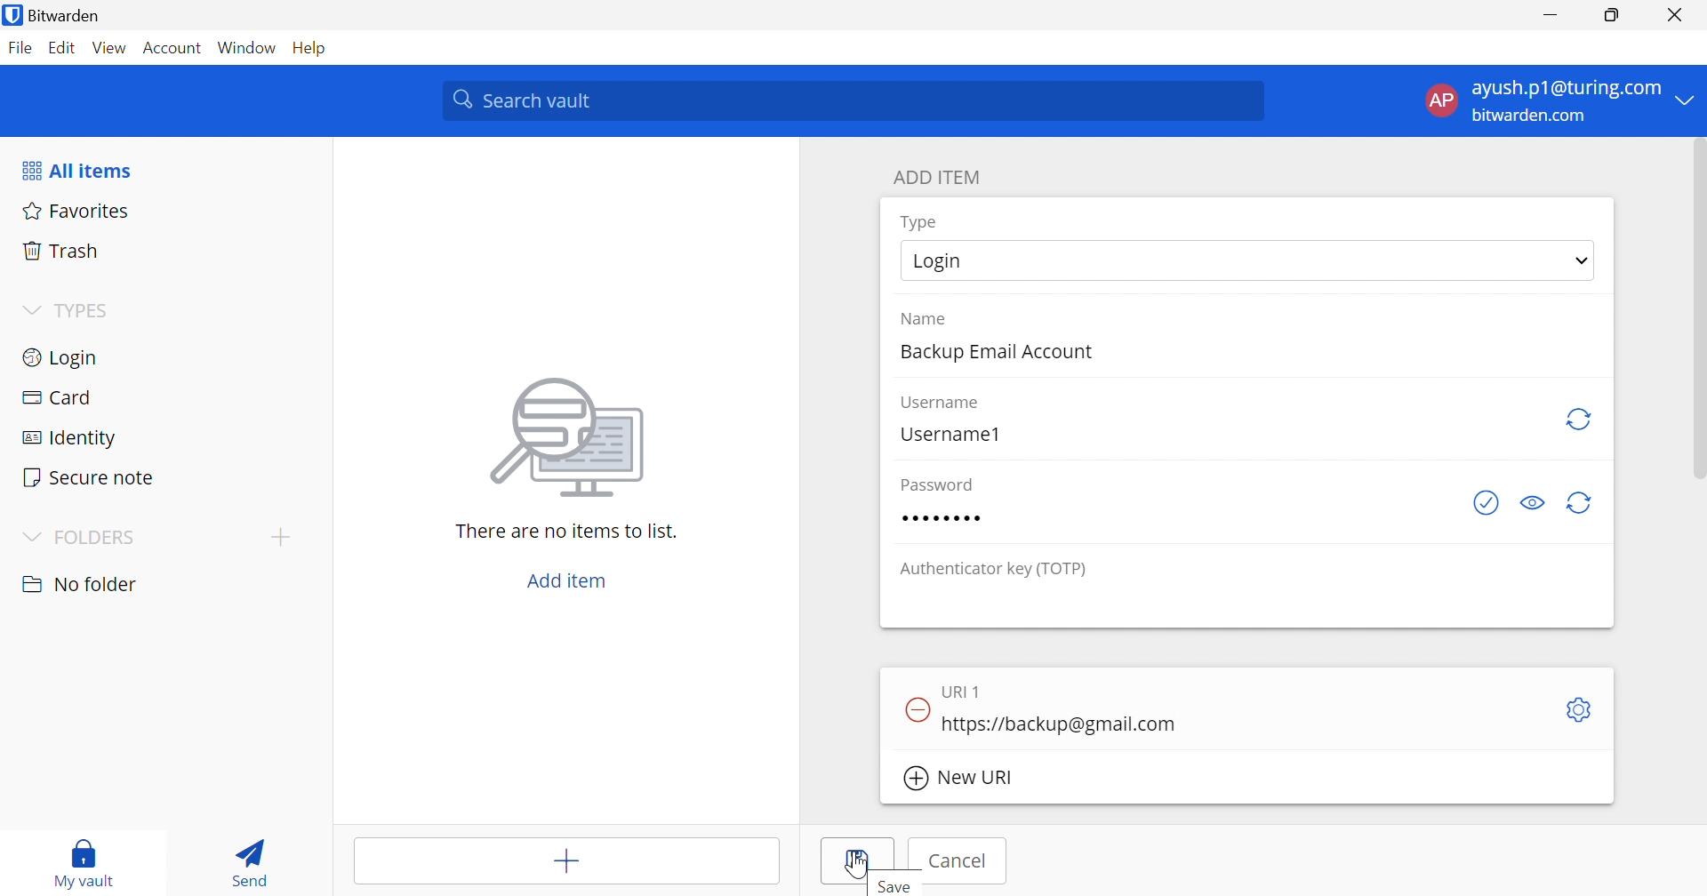 The width and height of the screenshot is (1707, 896). I want to click on image, so click(568, 441).